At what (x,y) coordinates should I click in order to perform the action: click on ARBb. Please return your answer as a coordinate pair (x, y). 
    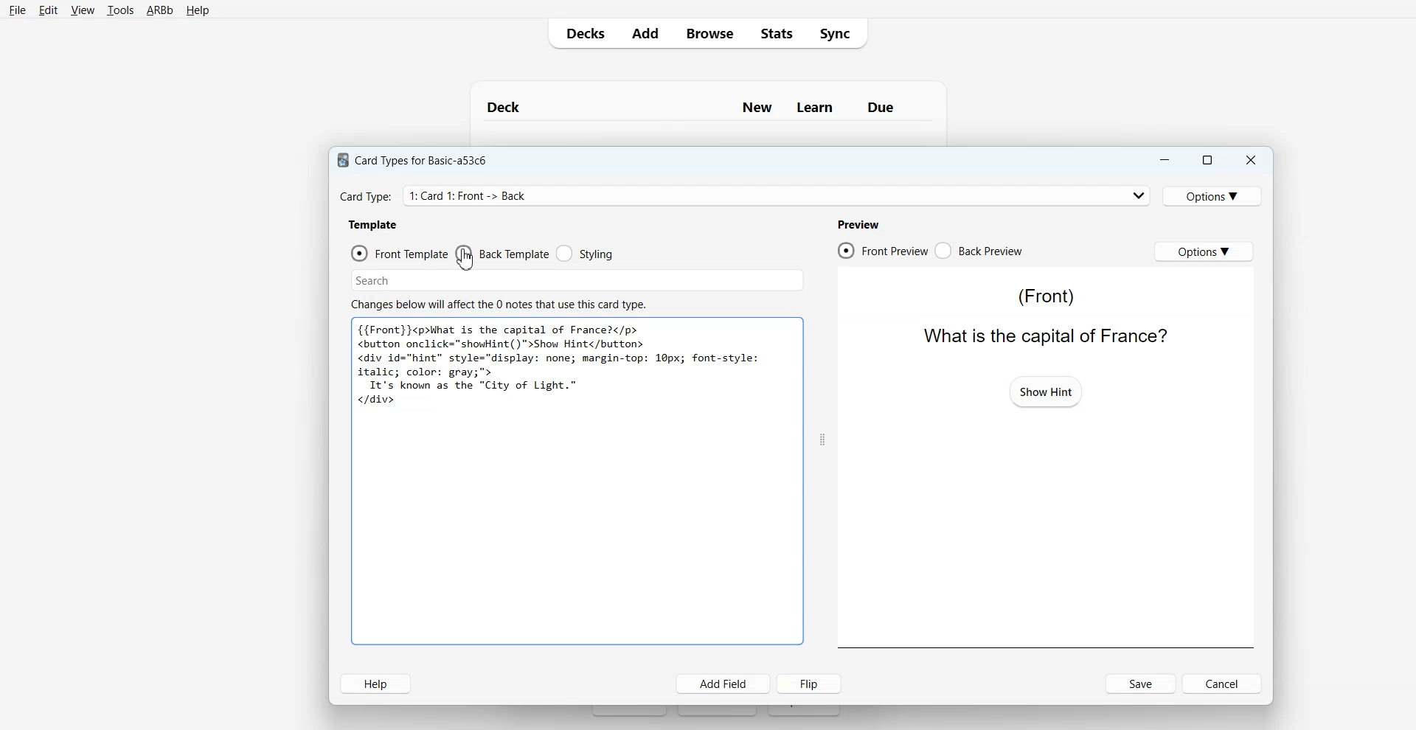
    Looking at the image, I should click on (159, 11).